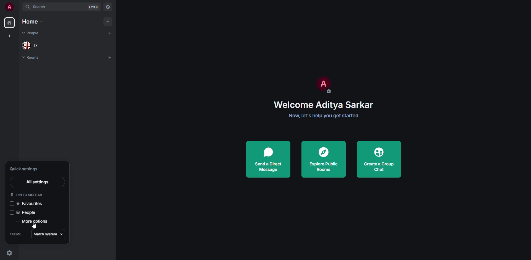  What do you see at coordinates (28, 213) in the screenshot?
I see `people` at bounding box center [28, 213].